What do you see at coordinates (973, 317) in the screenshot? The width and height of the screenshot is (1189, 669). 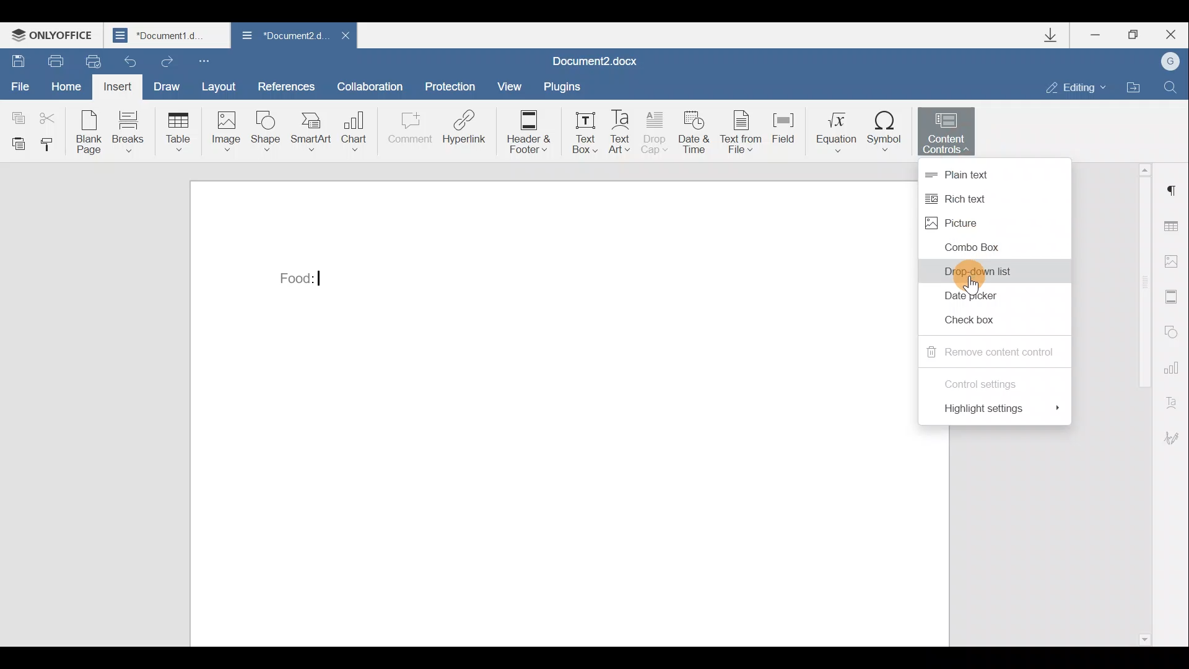 I see `Checkbox` at bounding box center [973, 317].